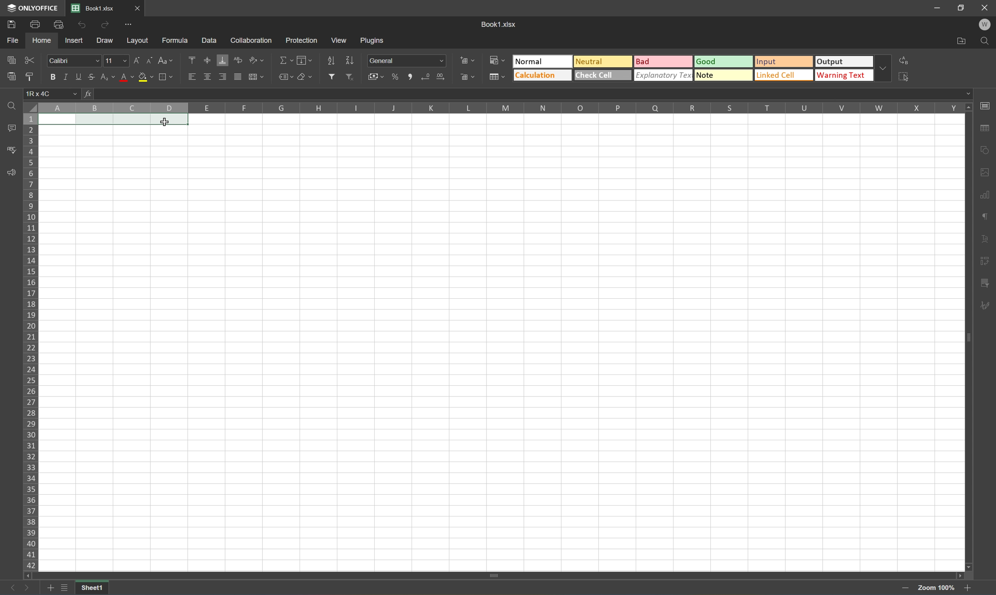 This screenshot has height=595, width=996. I want to click on Align bottom, so click(222, 60).